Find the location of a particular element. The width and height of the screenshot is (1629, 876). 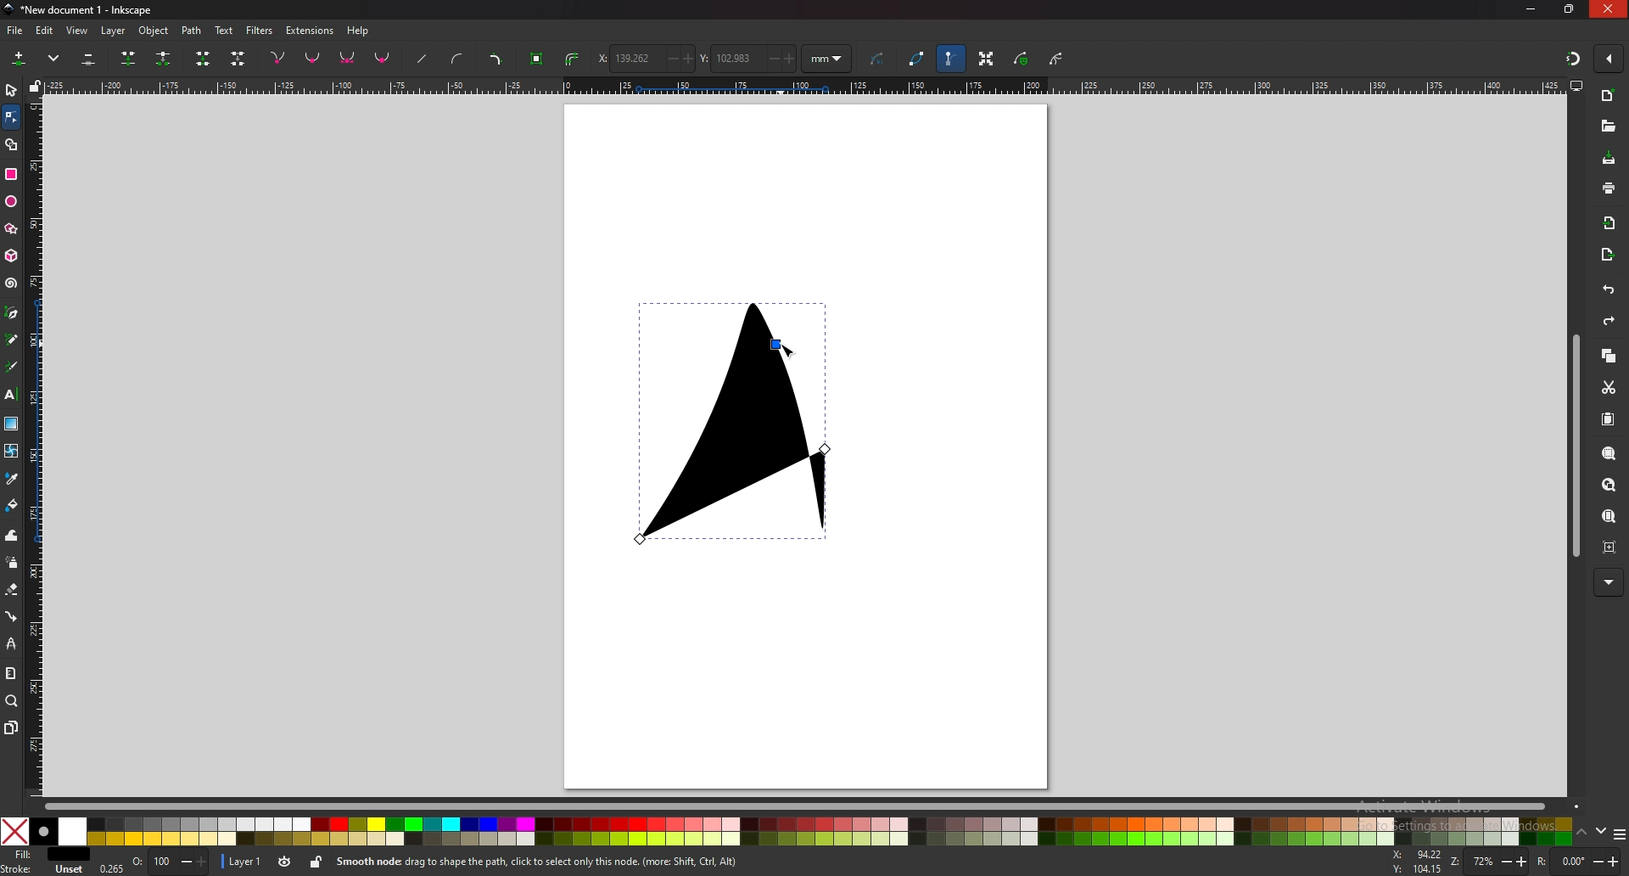

cut is located at coordinates (1609, 386).